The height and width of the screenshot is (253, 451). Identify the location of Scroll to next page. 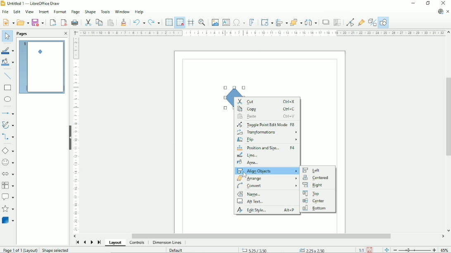
(91, 242).